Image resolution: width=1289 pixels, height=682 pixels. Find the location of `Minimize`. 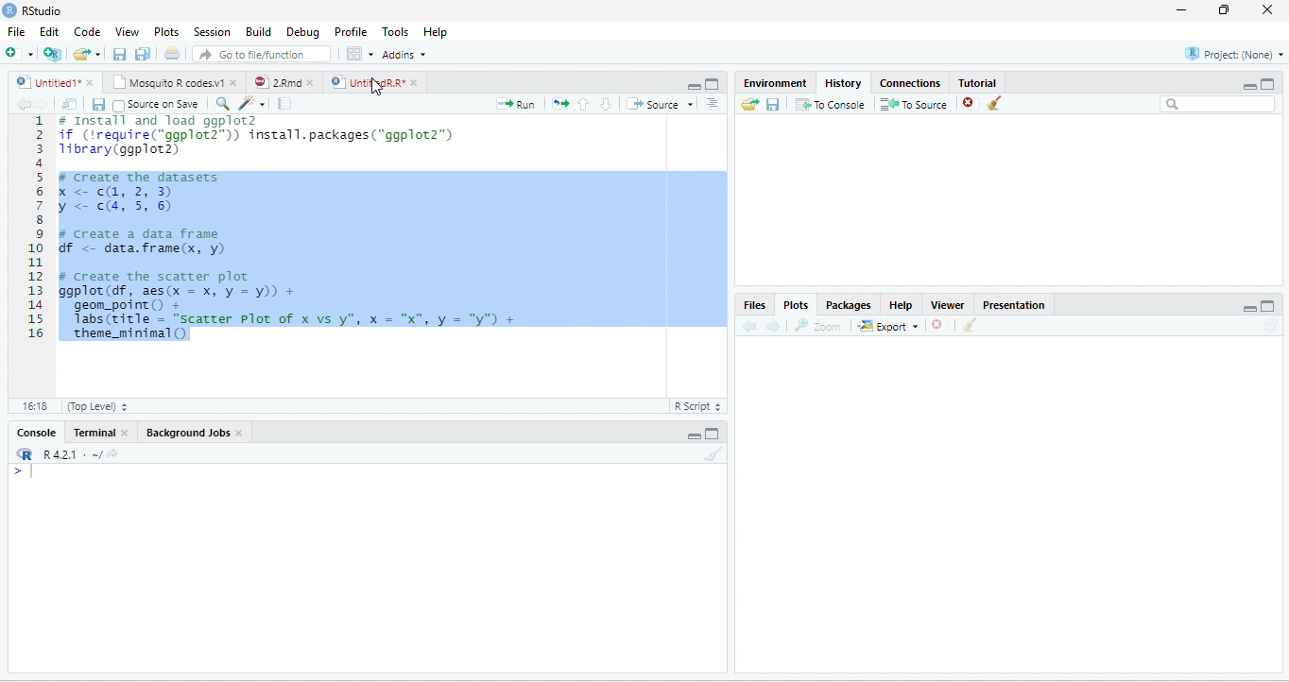

Minimize is located at coordinates (1249, 86).